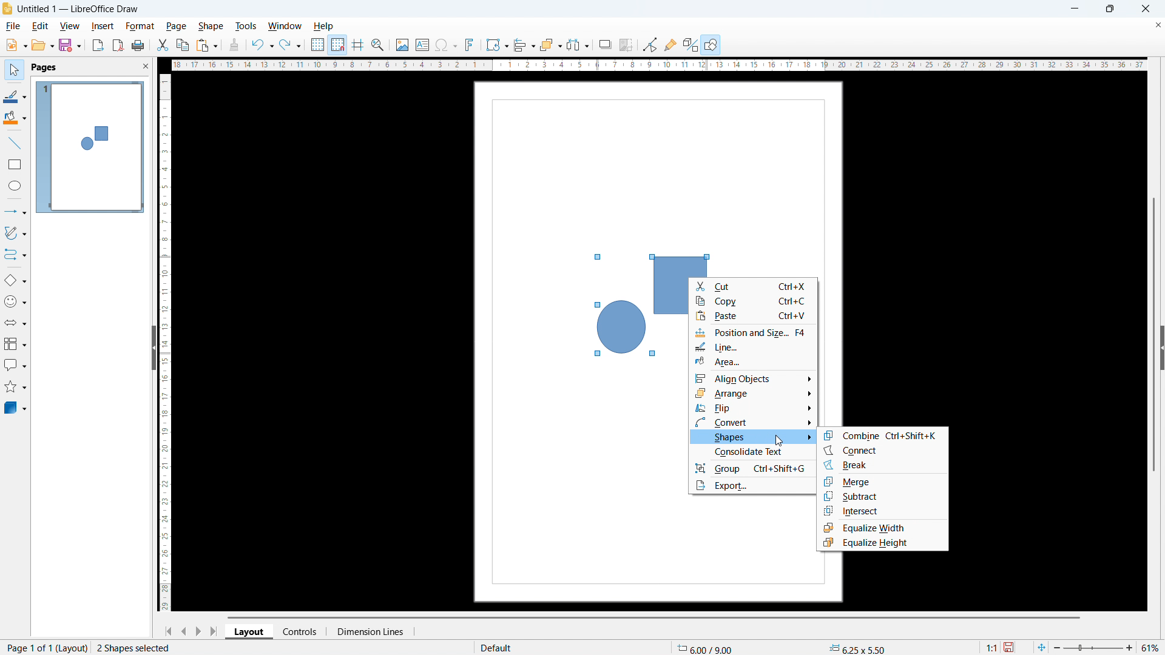  What do you see at coordinates (16, 388) in the screenshot?
I see `stars & banners` at bounding box center [16, 388].